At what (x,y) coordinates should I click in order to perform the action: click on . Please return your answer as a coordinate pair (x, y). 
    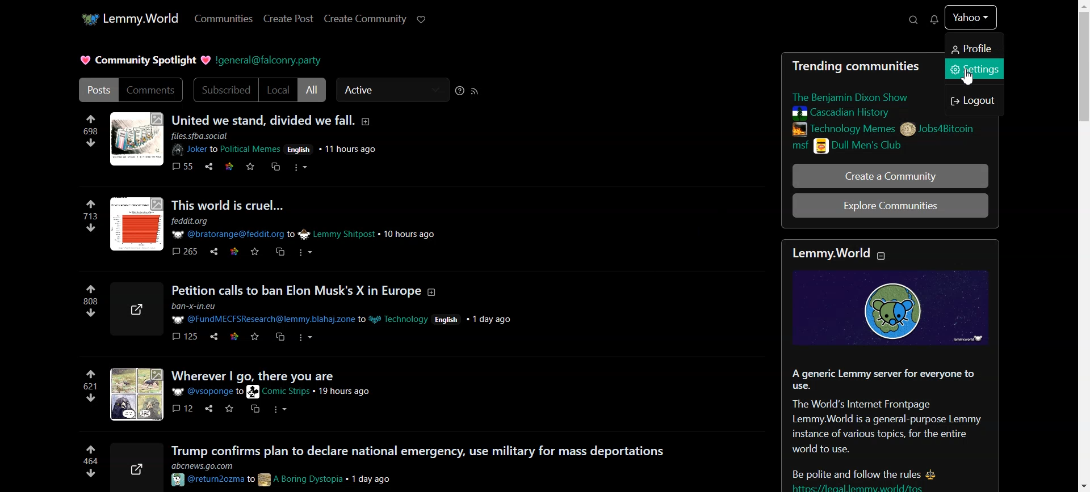
    Looking at the image, I should click on (249, 172).